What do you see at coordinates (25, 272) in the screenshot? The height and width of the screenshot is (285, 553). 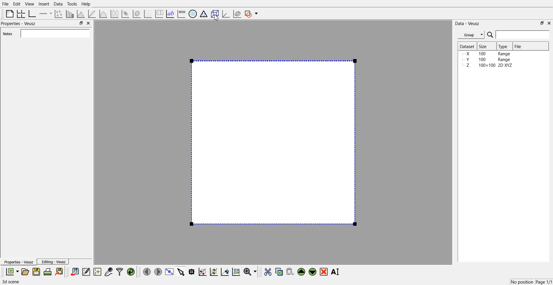 I see `Open the document` at bounding box center [25, 272].